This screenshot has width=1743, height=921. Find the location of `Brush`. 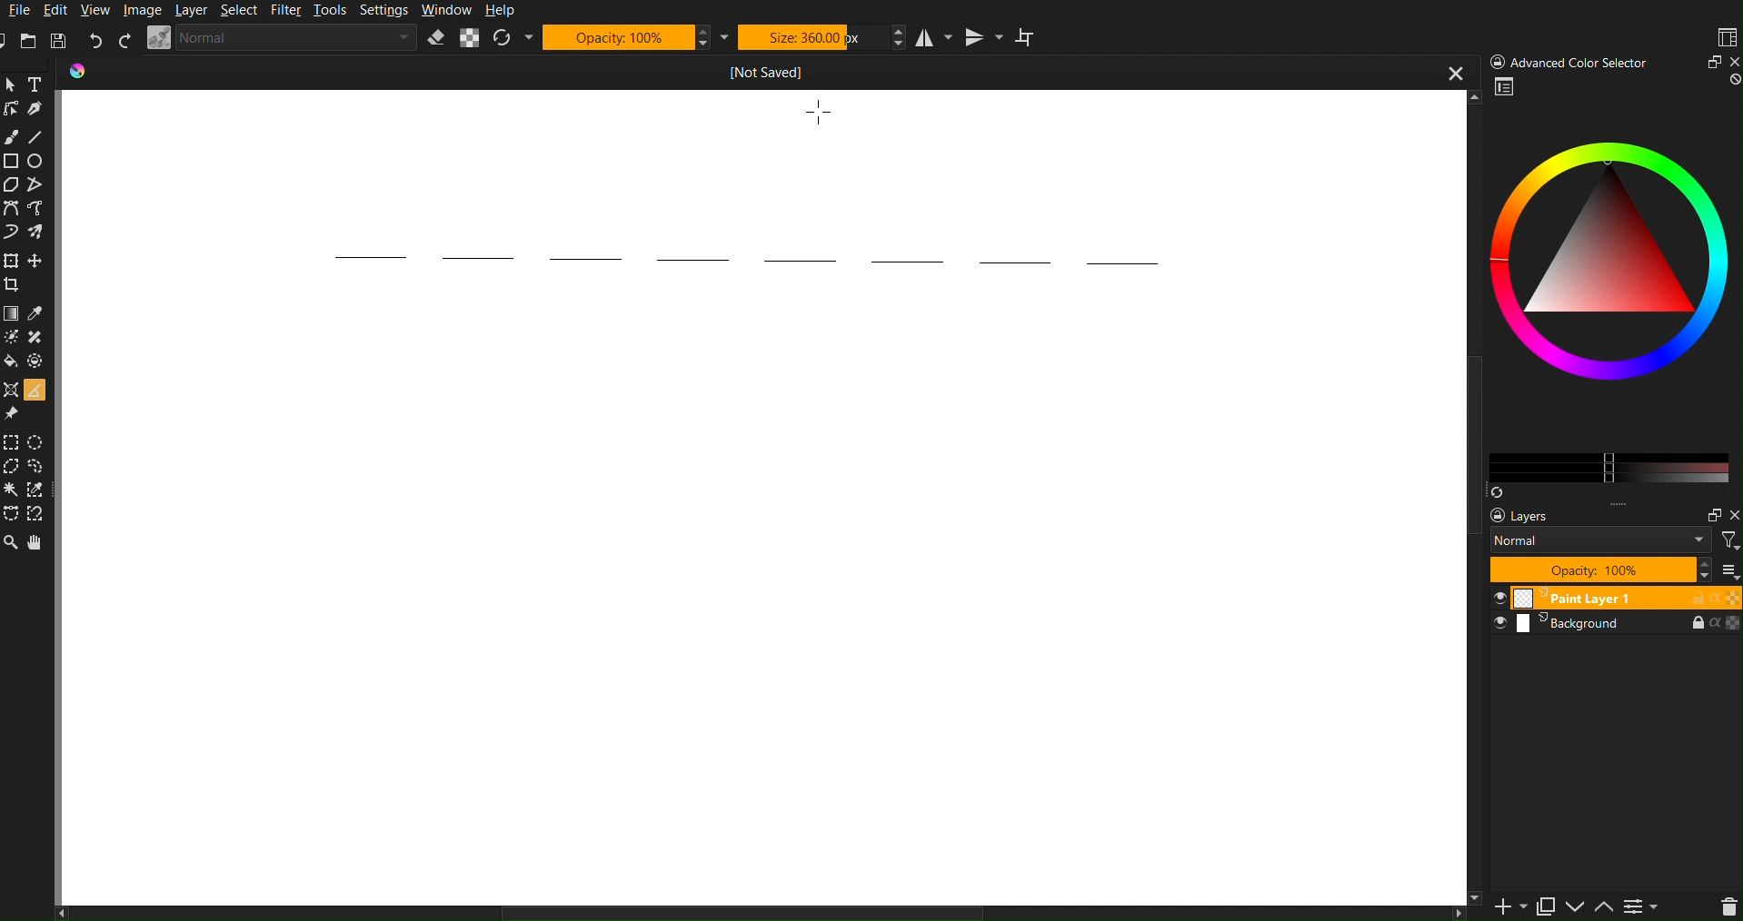

Brush is located at coordinates (13, 136).